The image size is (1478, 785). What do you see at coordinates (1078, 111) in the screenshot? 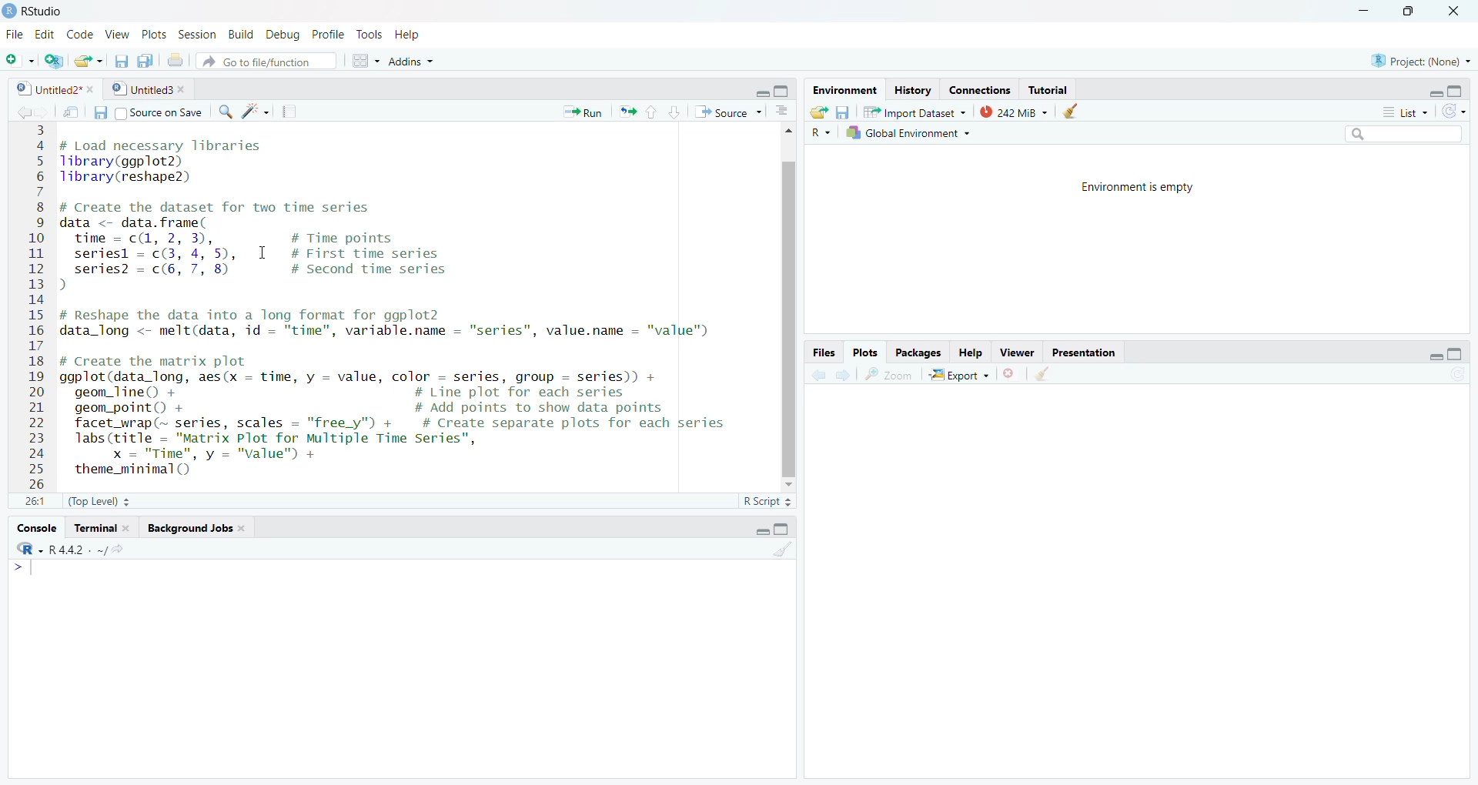
I see `cleaner` at bounding box center [1078, 111].